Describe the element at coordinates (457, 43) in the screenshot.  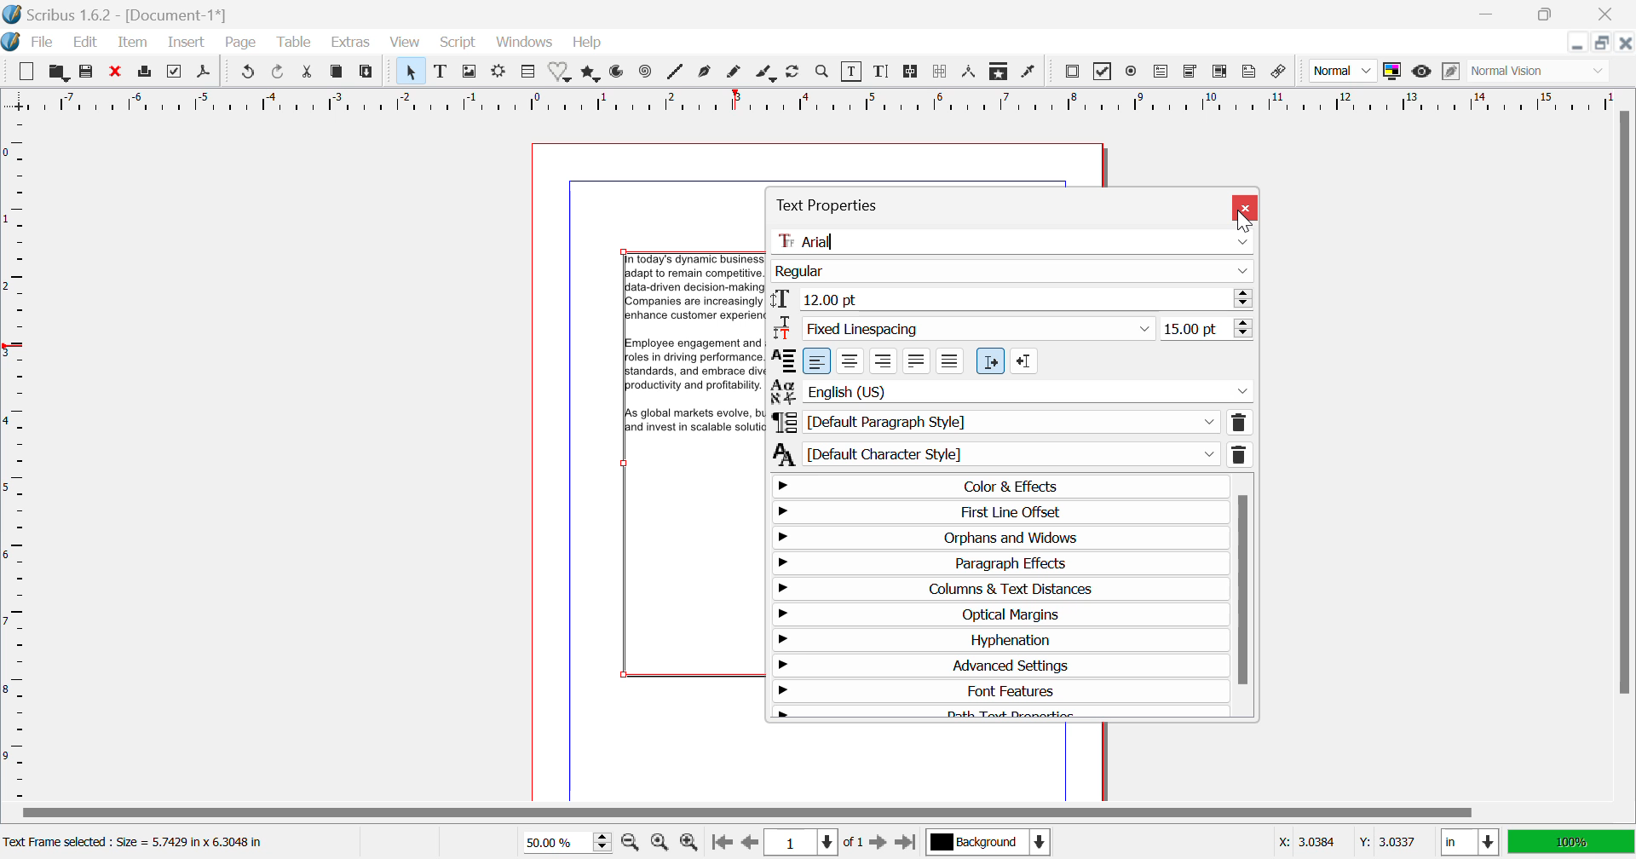
I see `Script` at that location.